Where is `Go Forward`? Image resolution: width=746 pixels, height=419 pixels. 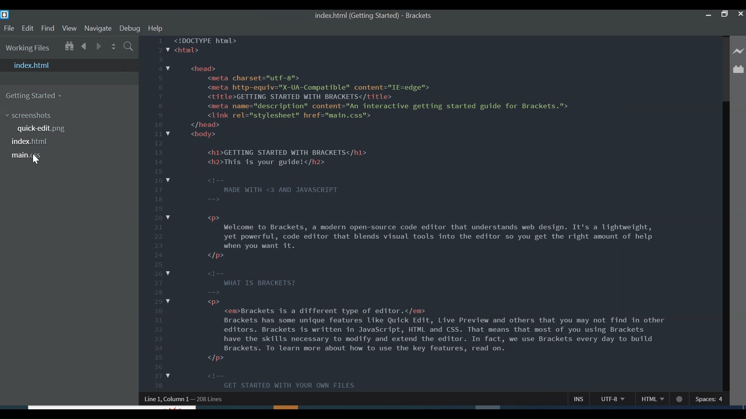 Go Forward is located at coordinates (99, 47).